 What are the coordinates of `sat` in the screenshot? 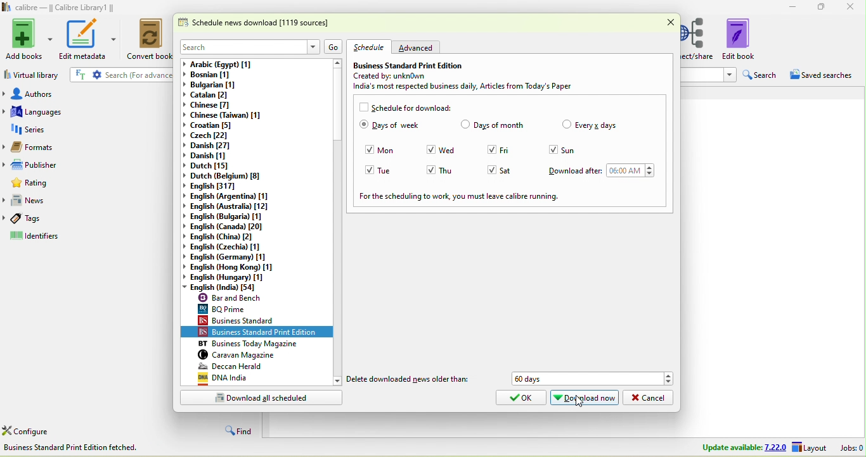 It's located at (515, 170).